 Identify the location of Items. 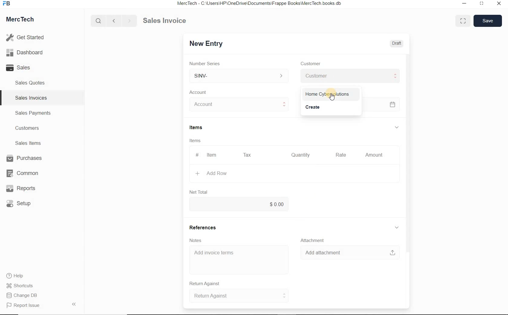
(196, 141).